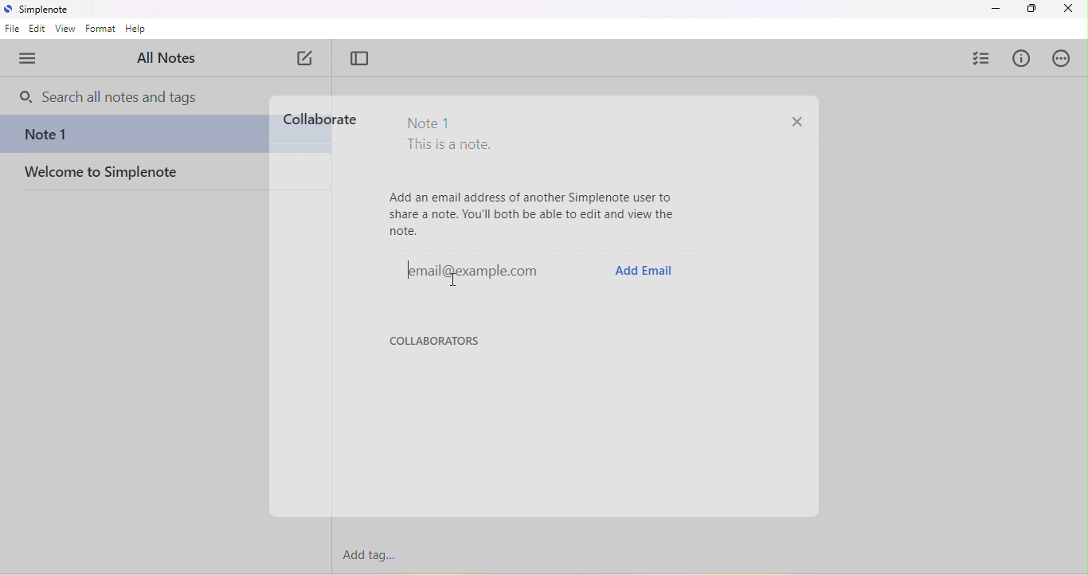  Describe the element at coordinates (360, 59) in the screenshot. I see `toggle focus mode` at that location.